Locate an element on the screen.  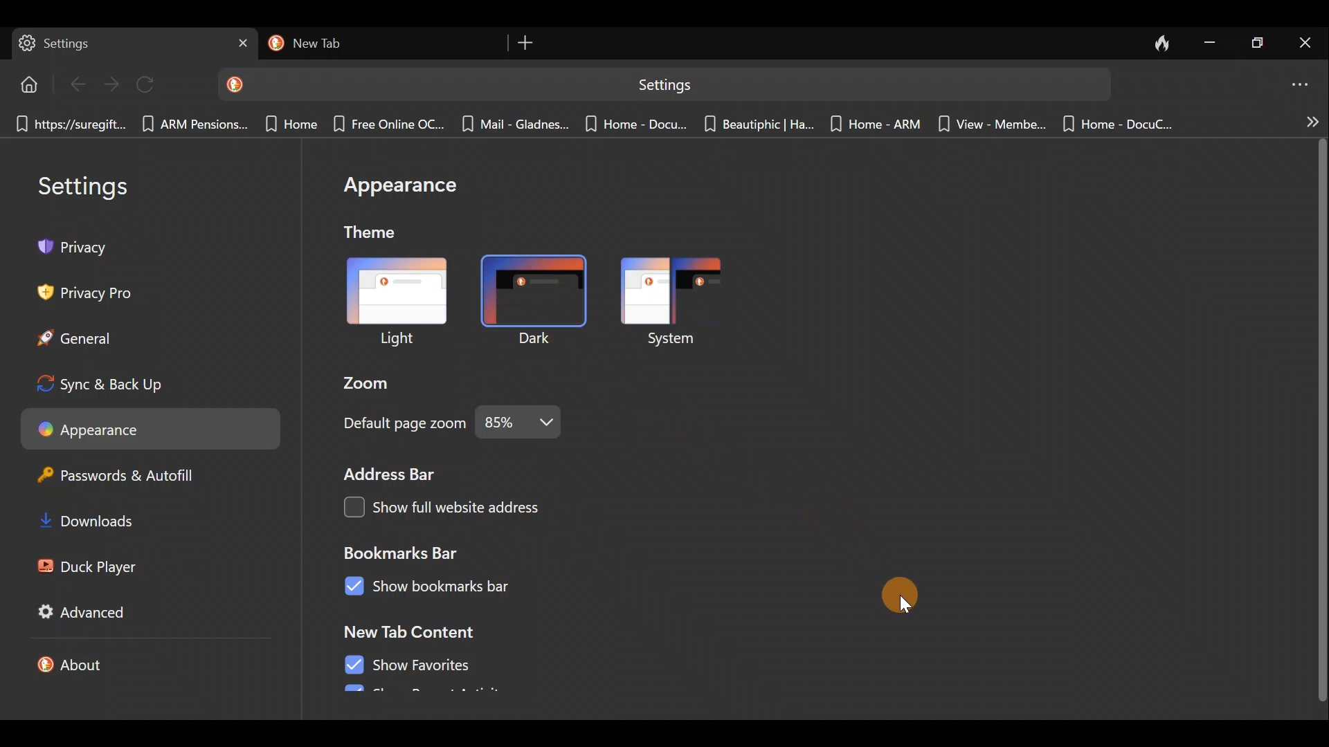
Forward is located at coordinates (114, 84).